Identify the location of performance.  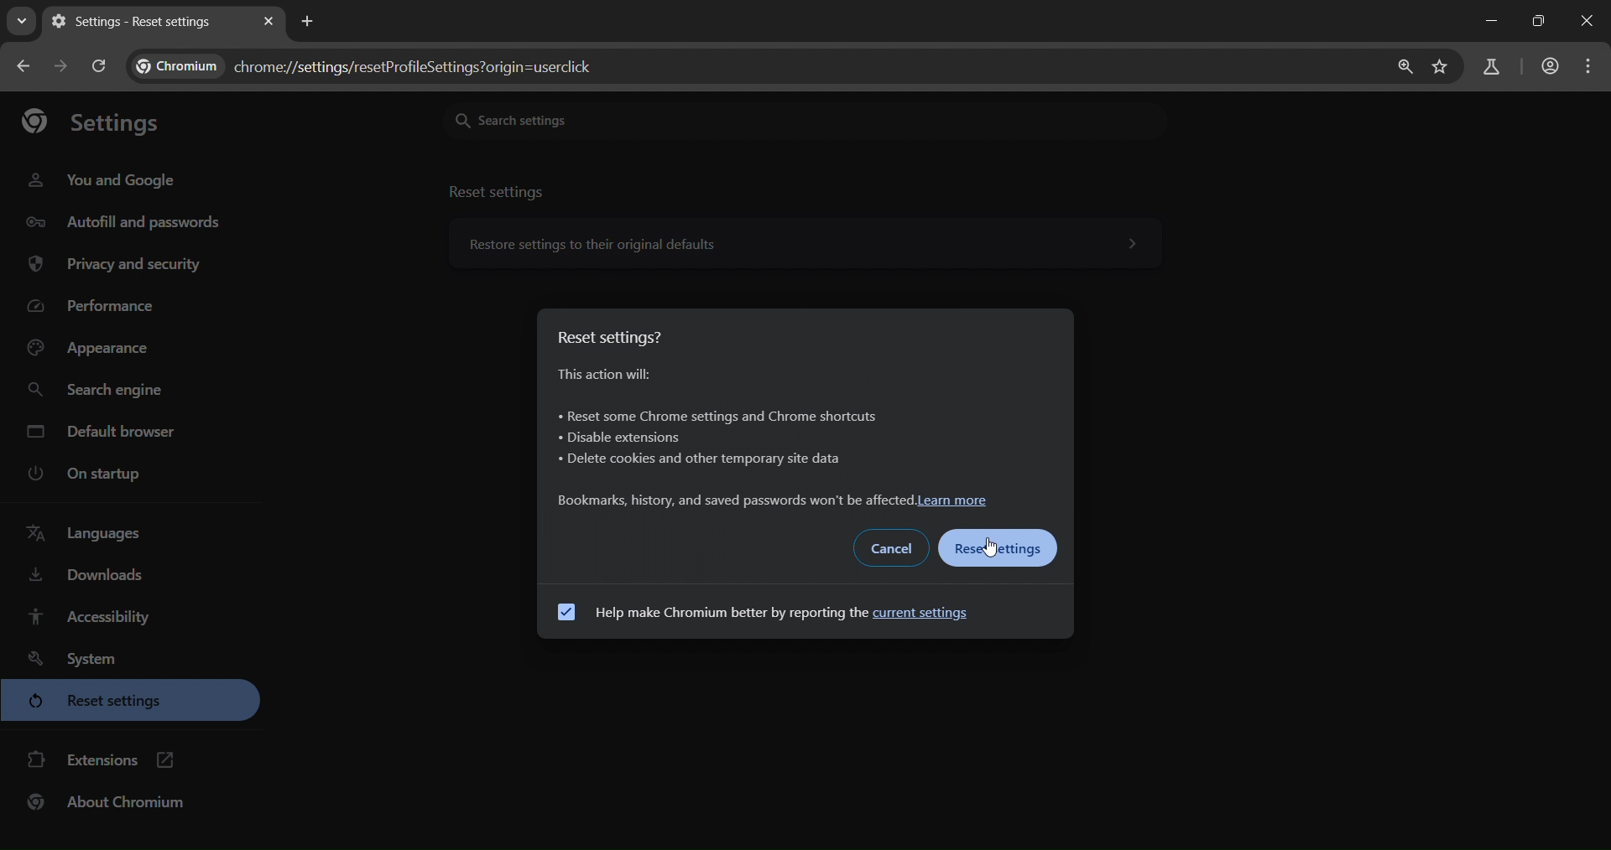
(96, 303).